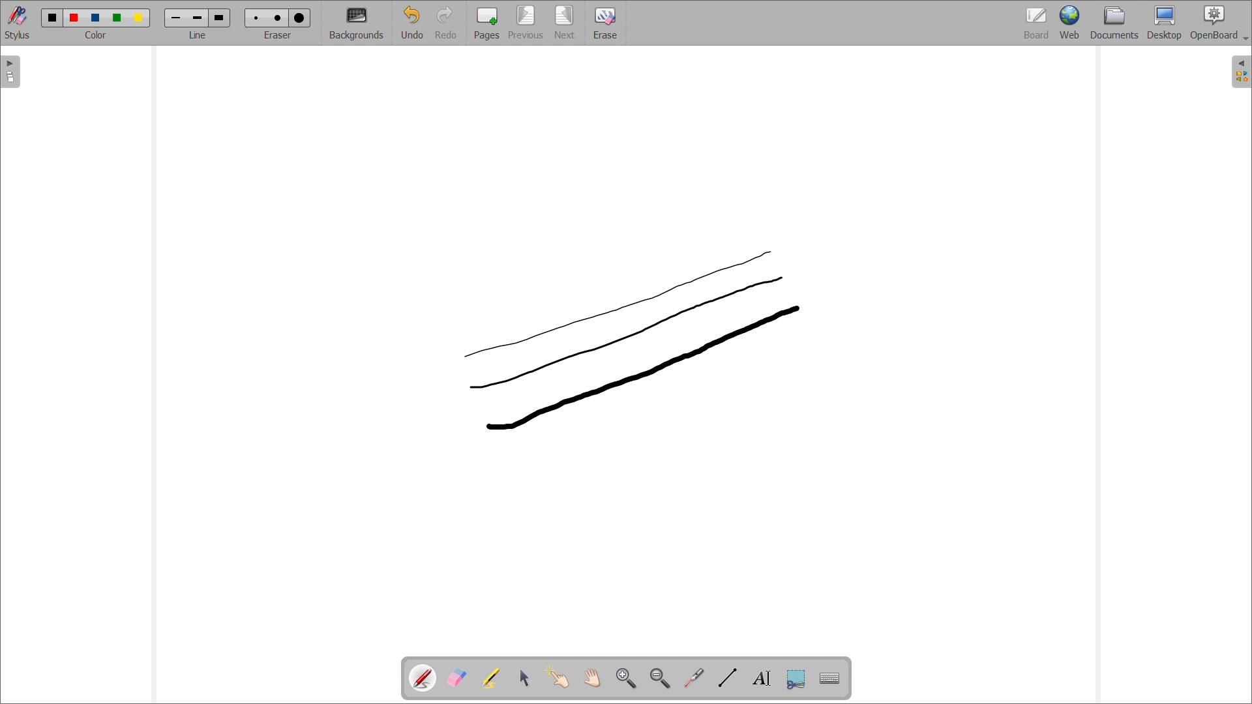 This screenshot has height=704, width=1252. What do you see at coordinates (605, 23) in the screenshot?
I see `erase` at bounding box center [605, 23].